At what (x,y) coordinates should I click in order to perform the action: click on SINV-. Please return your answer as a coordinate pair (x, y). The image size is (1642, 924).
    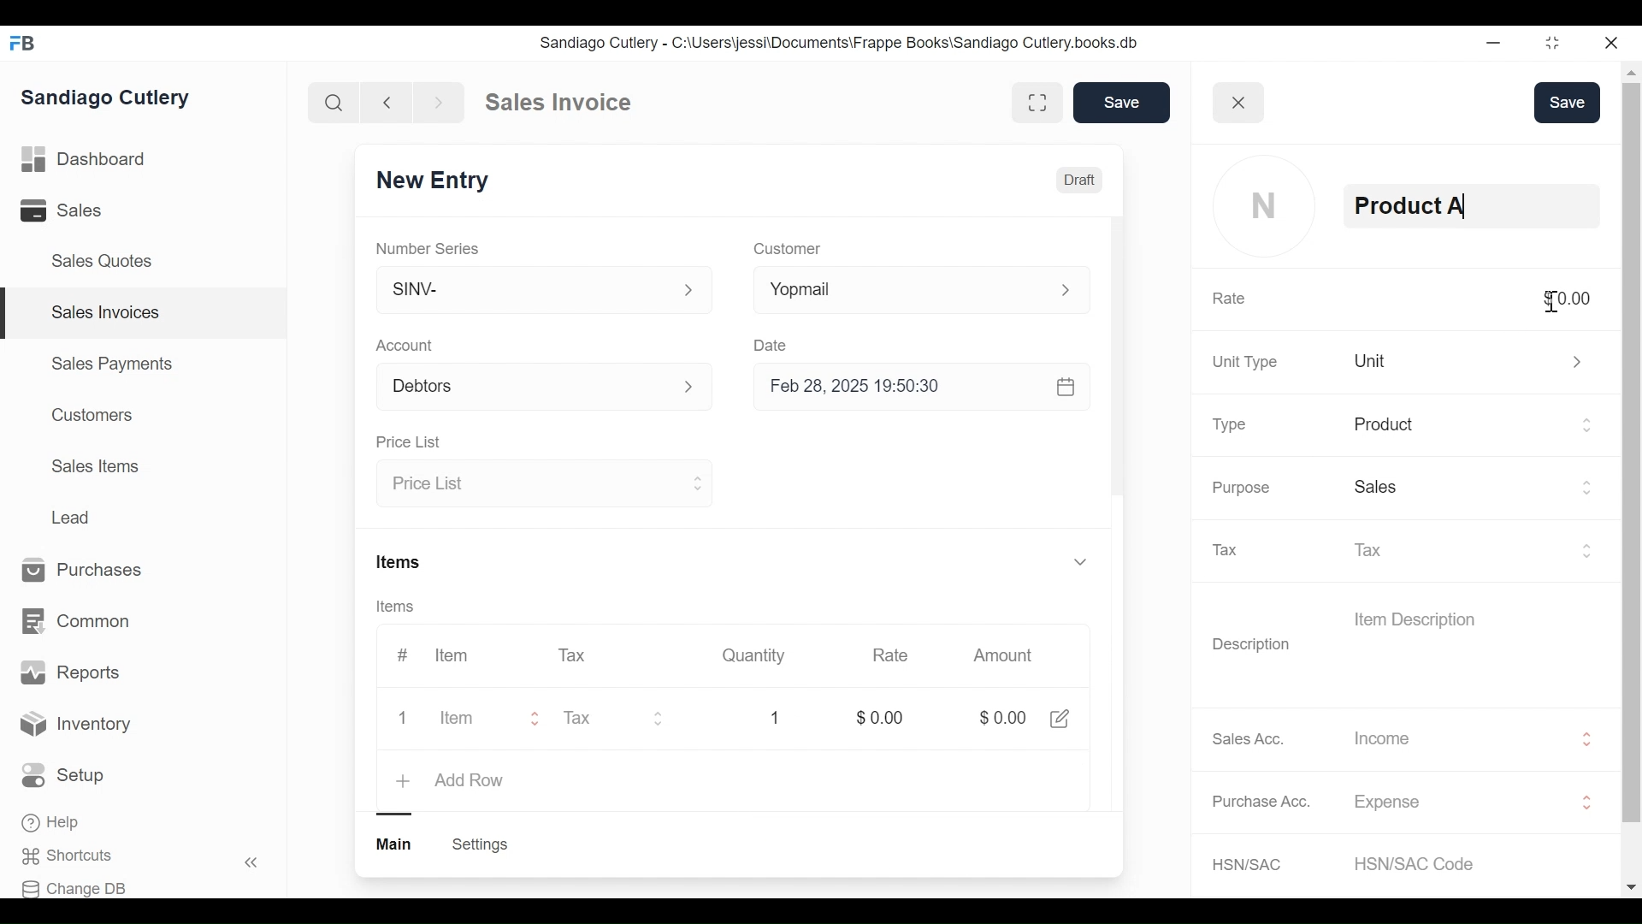
    Looking at the image, I should click on (545, 290).